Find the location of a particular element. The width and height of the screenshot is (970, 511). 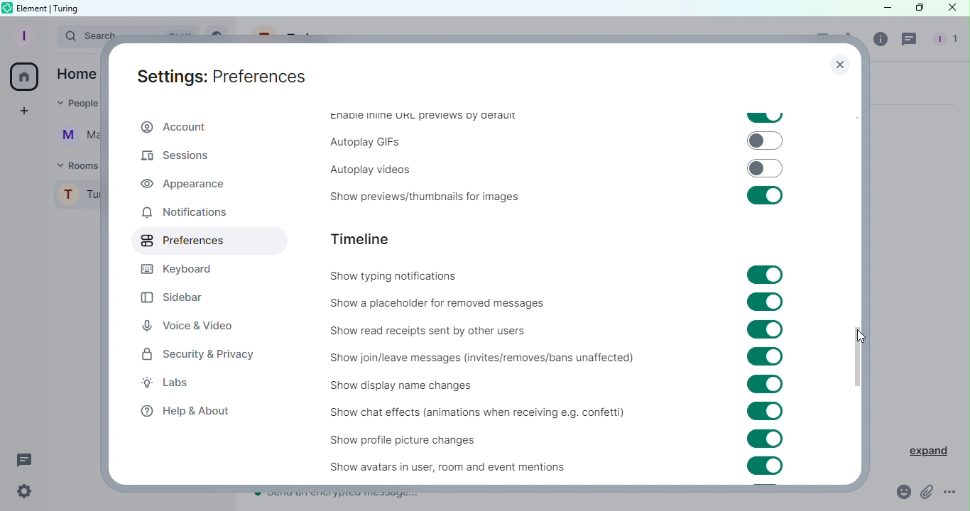

More Options is located at coordinates (952, 493).